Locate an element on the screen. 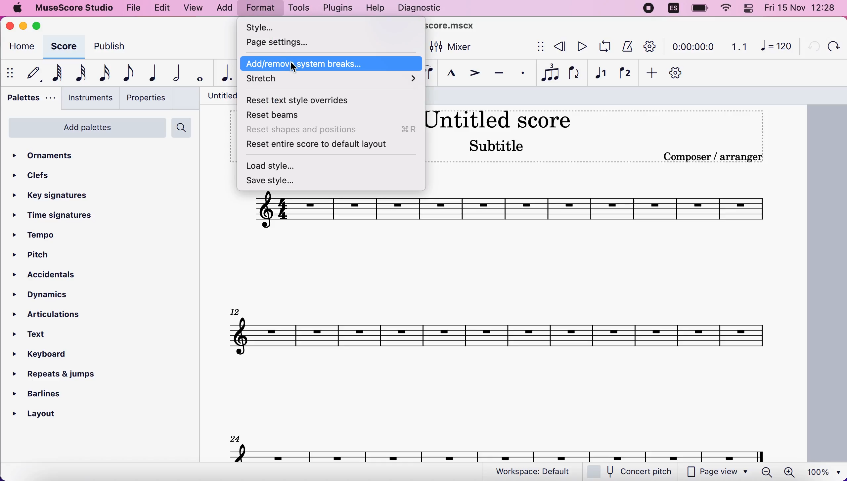 The width and height of the screenshot is (847, 481). articulations is located at coordinates (52, 313).